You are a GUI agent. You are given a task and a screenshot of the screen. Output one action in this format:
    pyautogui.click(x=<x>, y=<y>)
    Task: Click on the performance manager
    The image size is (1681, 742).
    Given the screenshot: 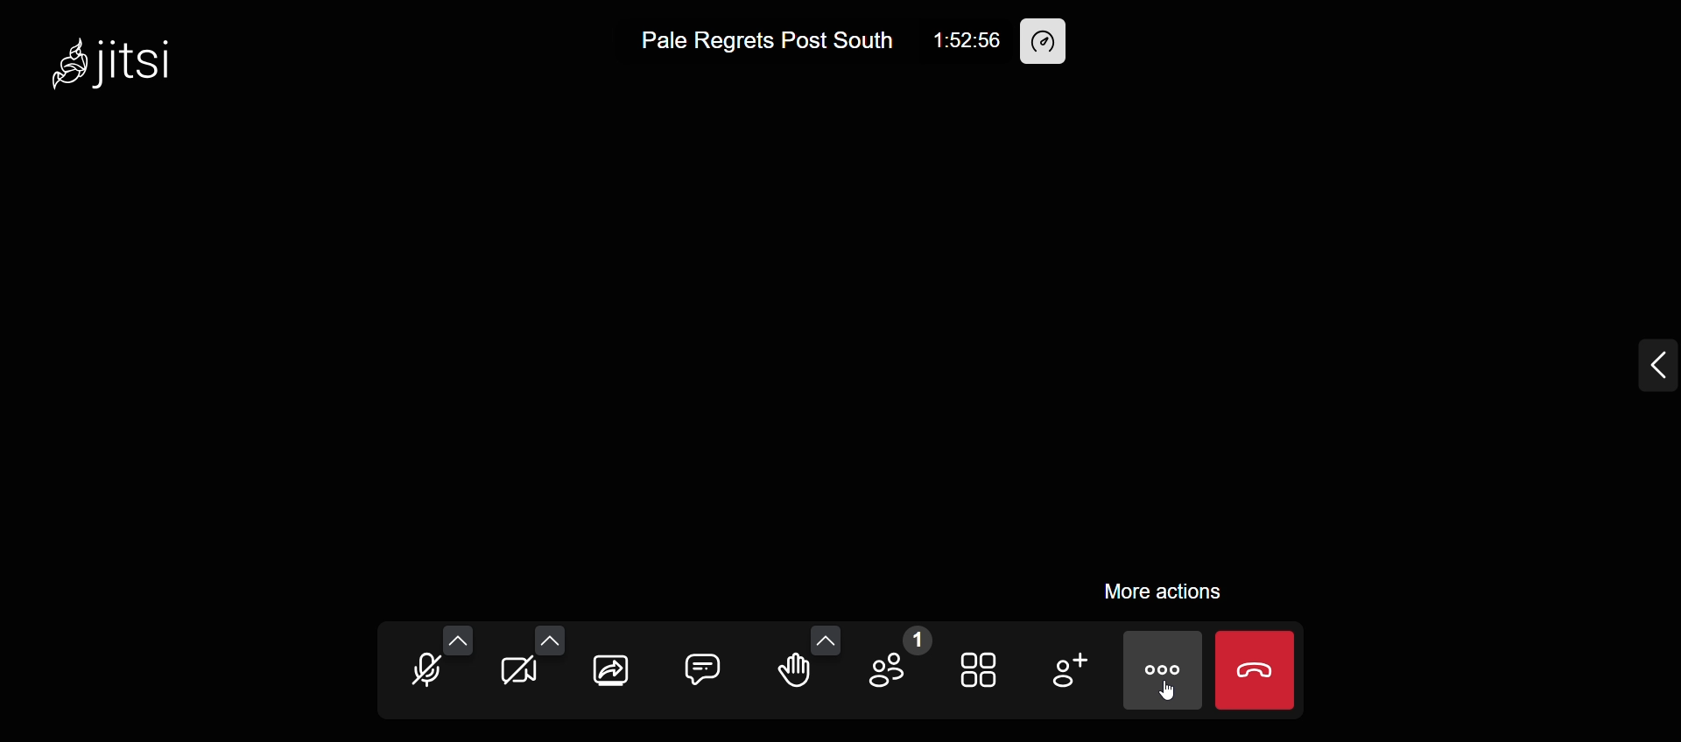 What is the action you would take?
    pyautogui.click(x=1049, y=41)
    